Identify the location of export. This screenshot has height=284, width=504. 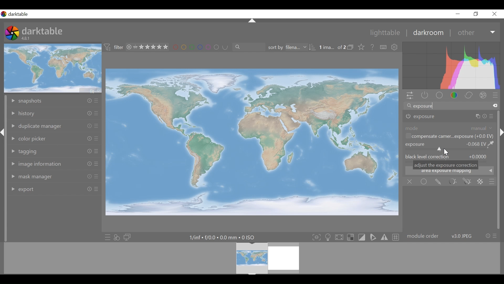
(54, 189).